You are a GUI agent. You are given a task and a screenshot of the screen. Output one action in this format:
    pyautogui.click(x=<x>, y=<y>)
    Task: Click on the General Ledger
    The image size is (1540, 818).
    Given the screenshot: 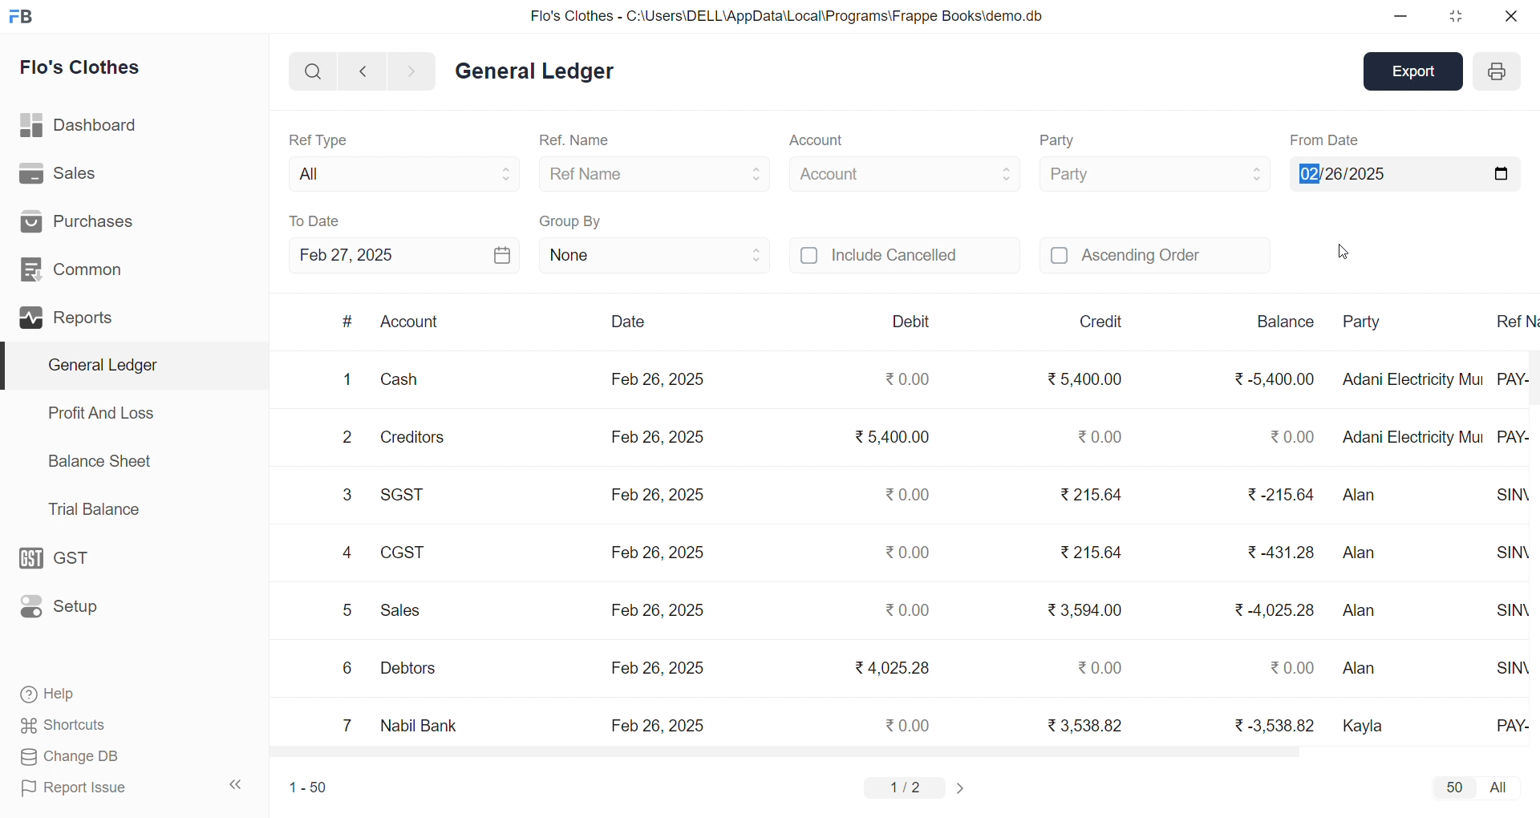 What is the action you would take?
    pyautogui.click(x=534, y=72)
    